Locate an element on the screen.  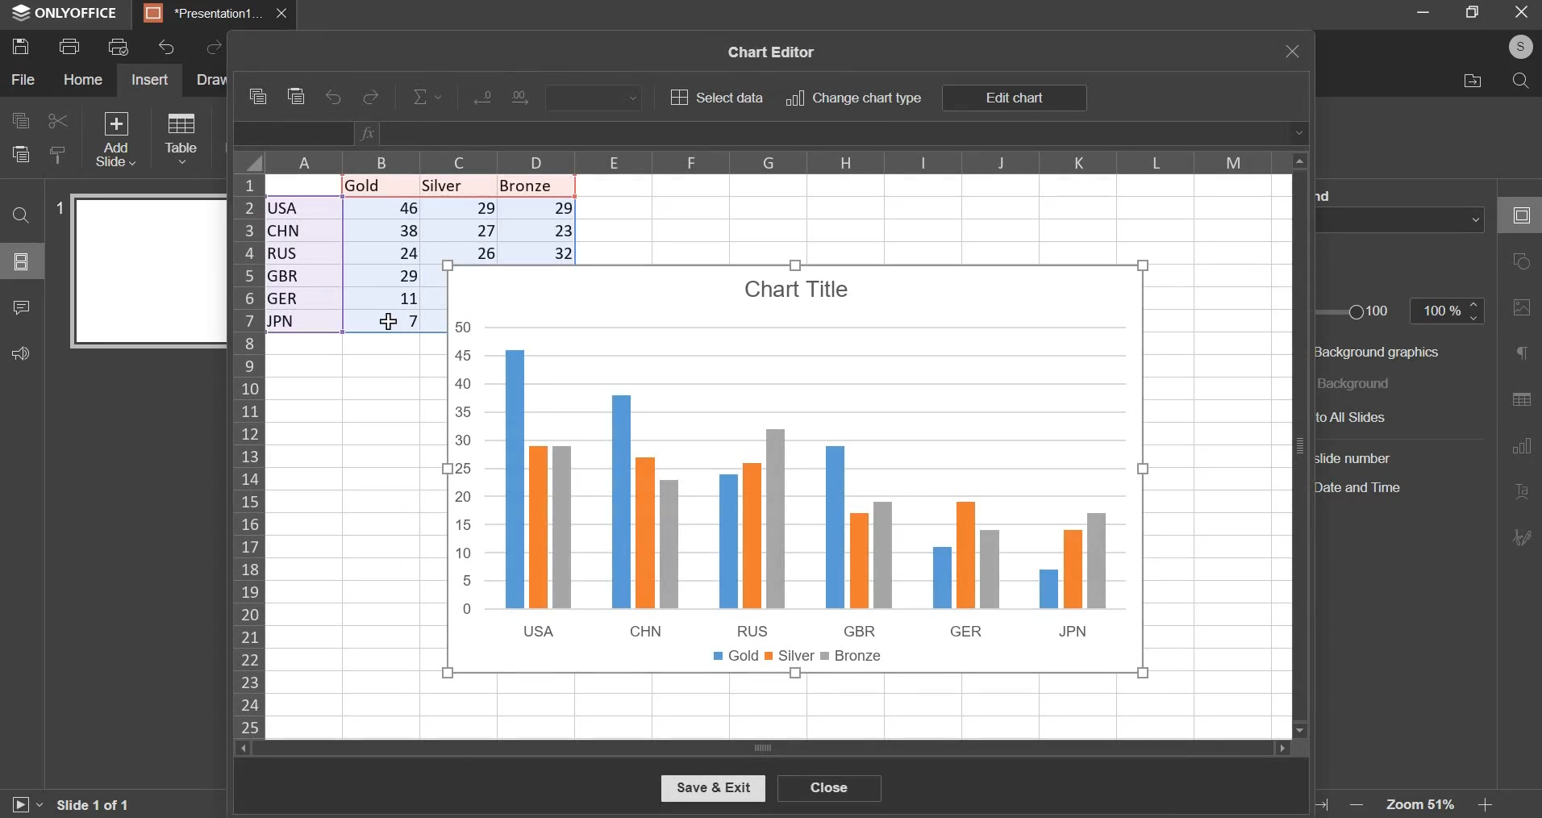
print preview is located at coordinates (119, 46).